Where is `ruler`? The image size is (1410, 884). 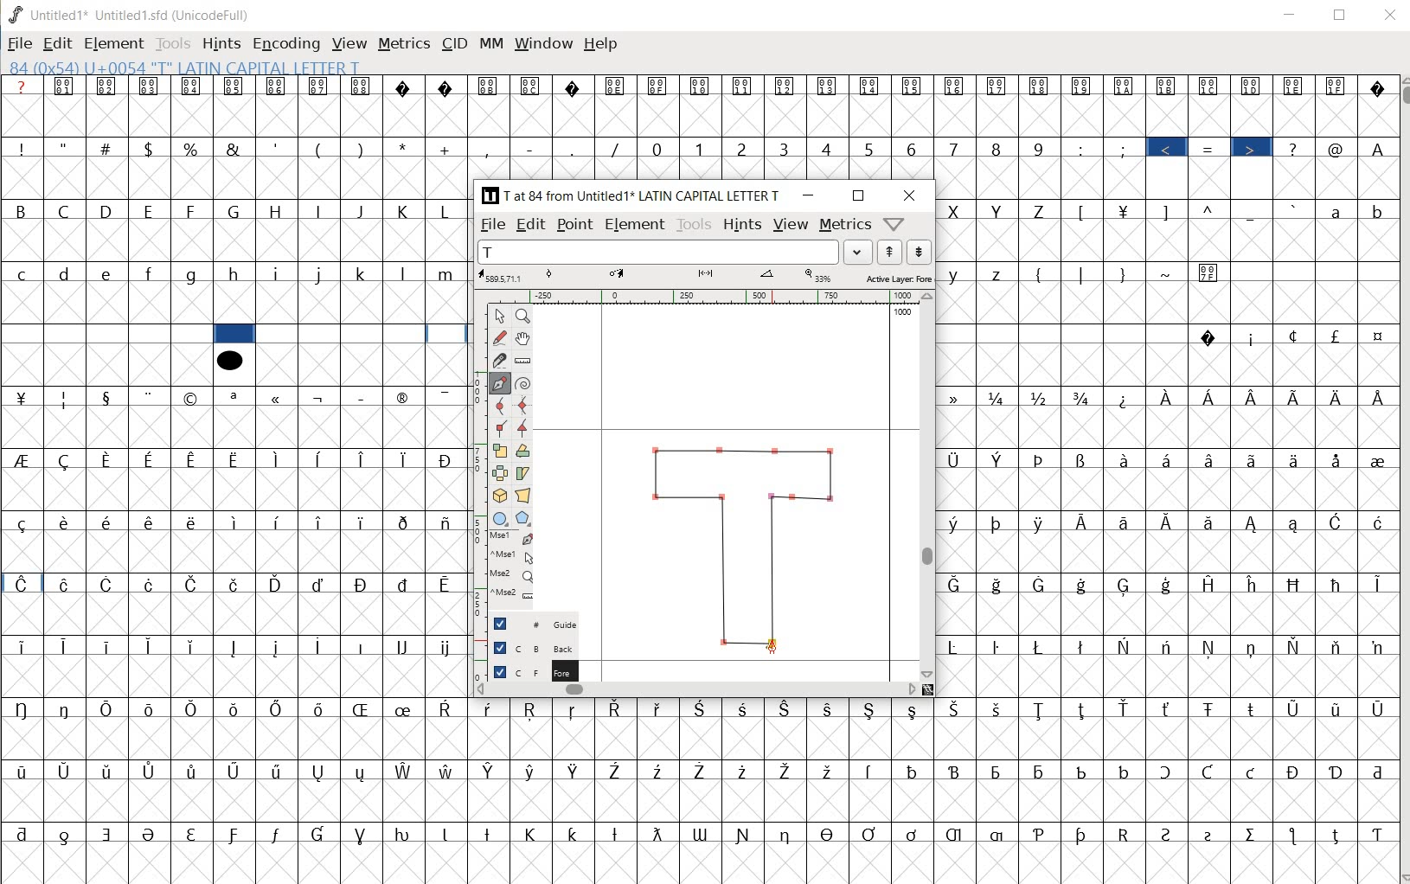 ruler is located at coordinates (701, 297).